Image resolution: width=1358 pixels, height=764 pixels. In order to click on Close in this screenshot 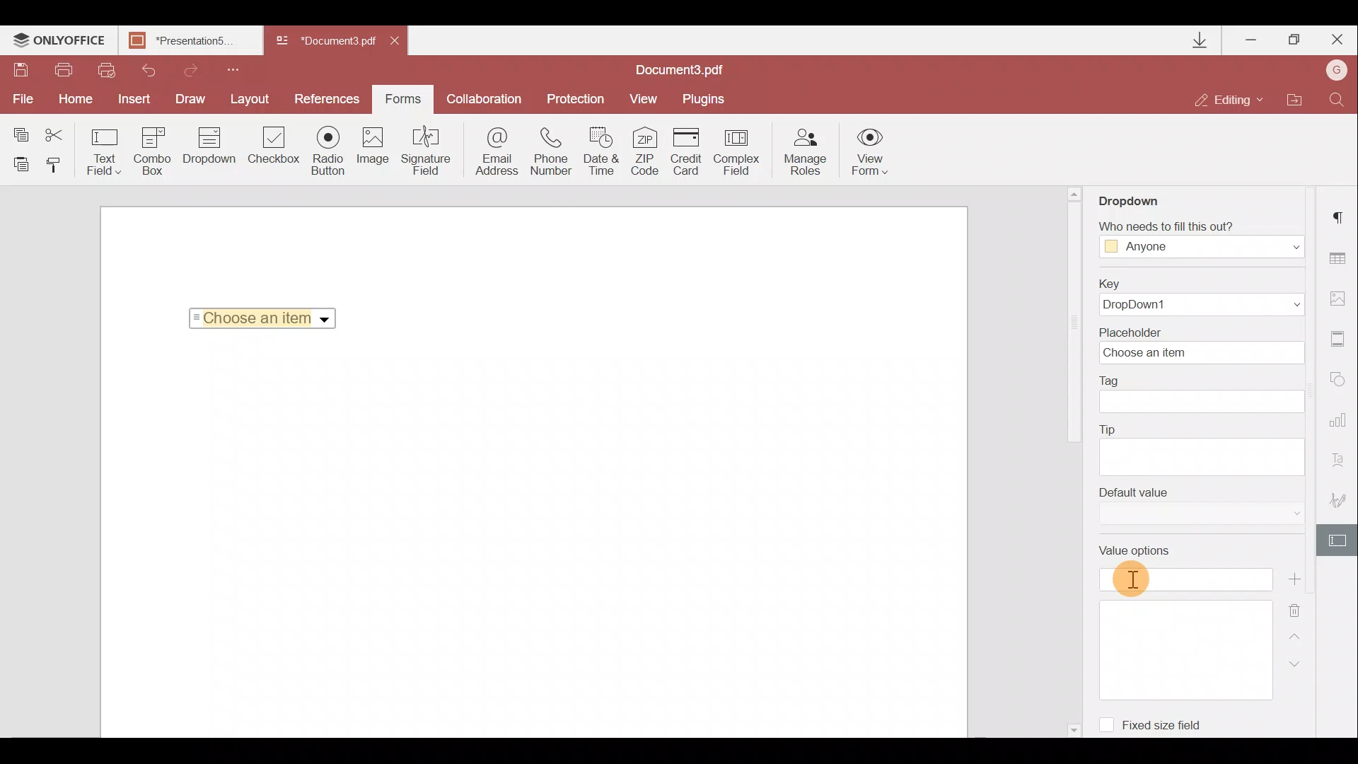, I will do `click(1336, 37)`.